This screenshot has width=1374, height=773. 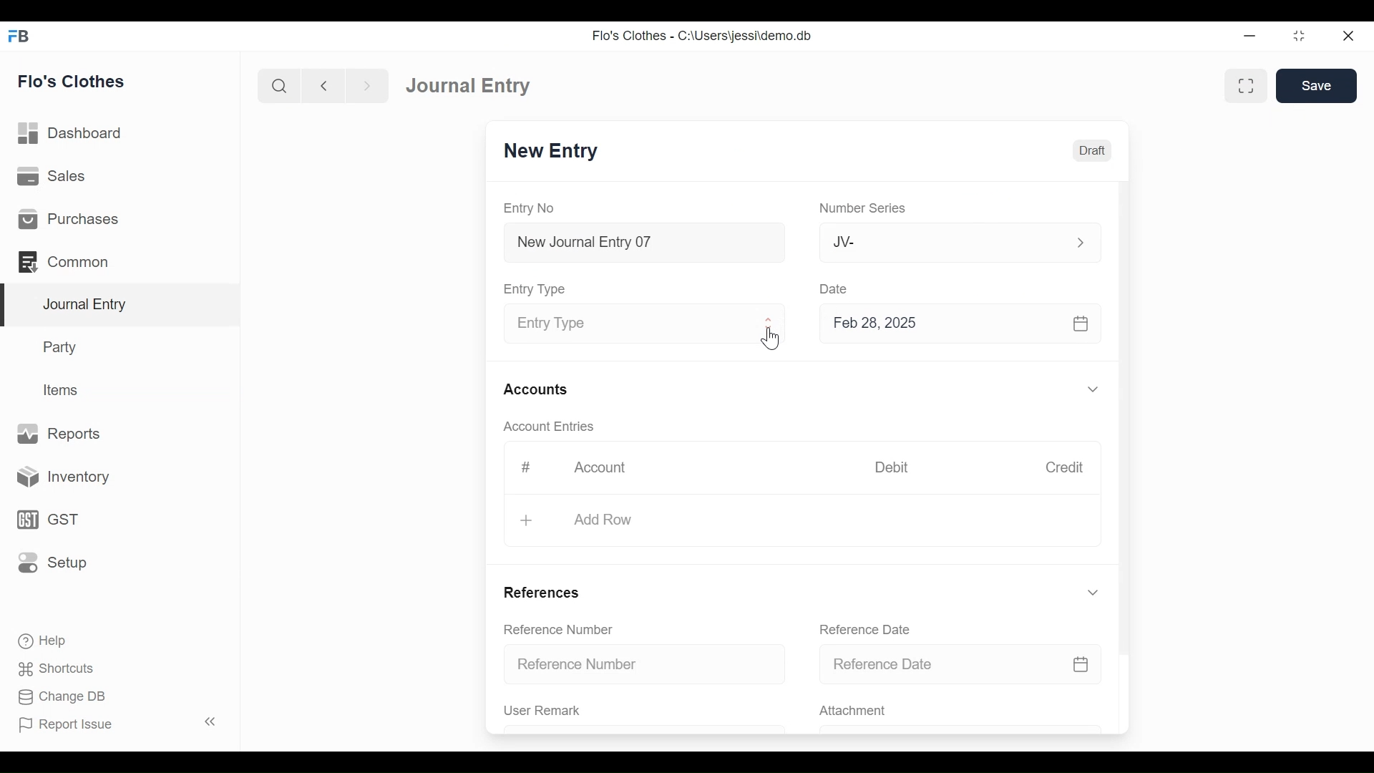 I want to click on Debit, so click(x=890, y=467).